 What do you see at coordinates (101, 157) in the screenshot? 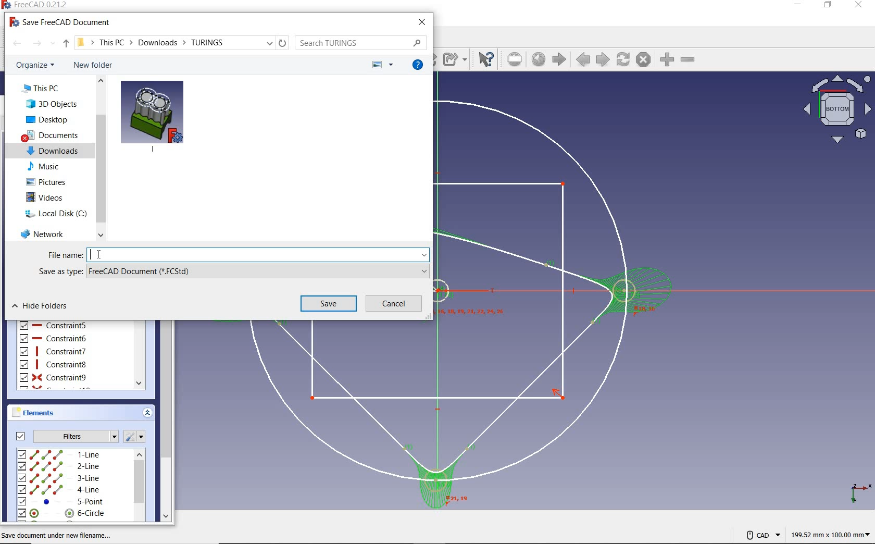
I see `scroll bar` at bounding box center [101, 157].